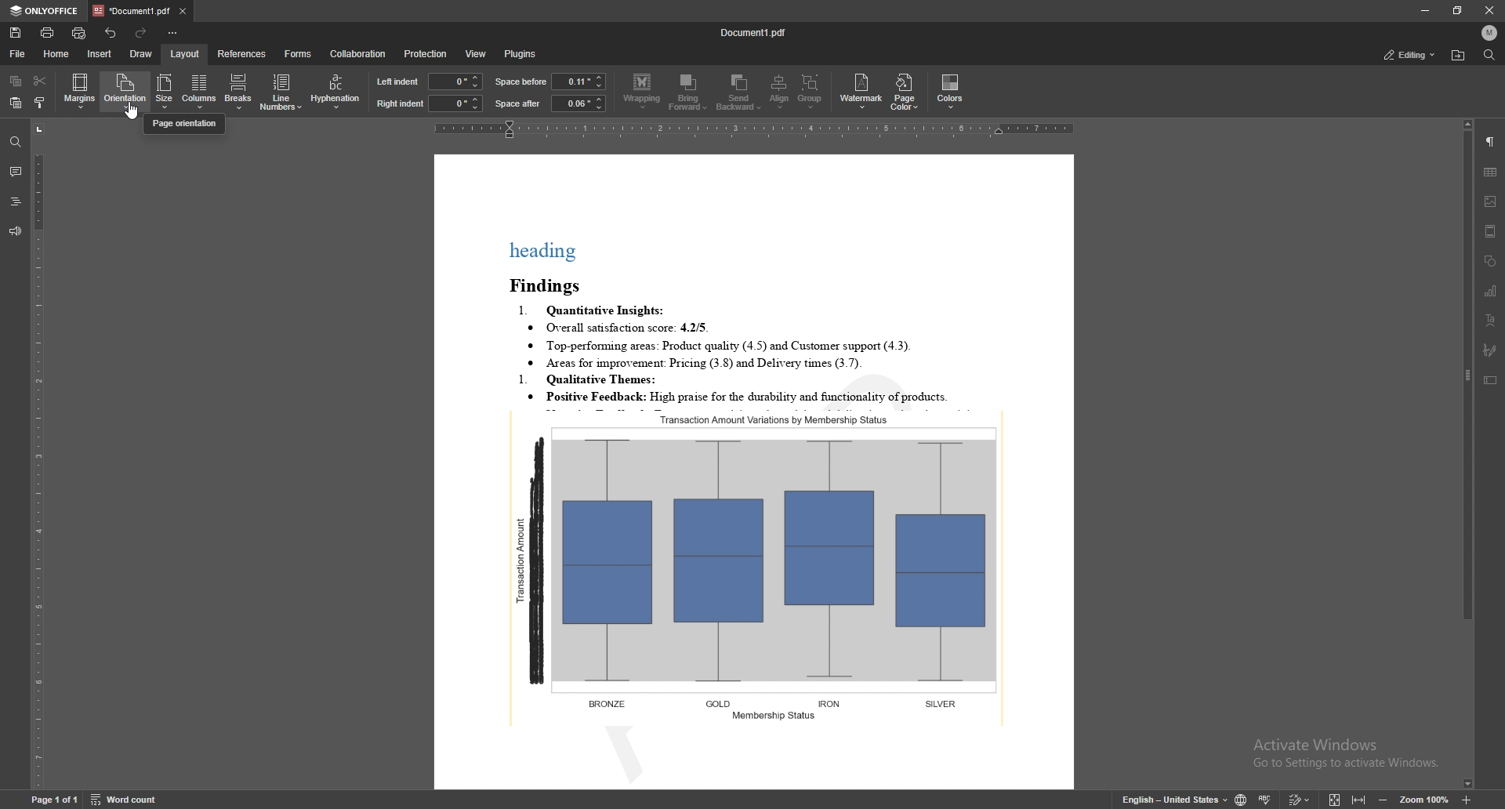 This screenshot has width=1505, height=809. I want to click on image, so click(1492, 201).